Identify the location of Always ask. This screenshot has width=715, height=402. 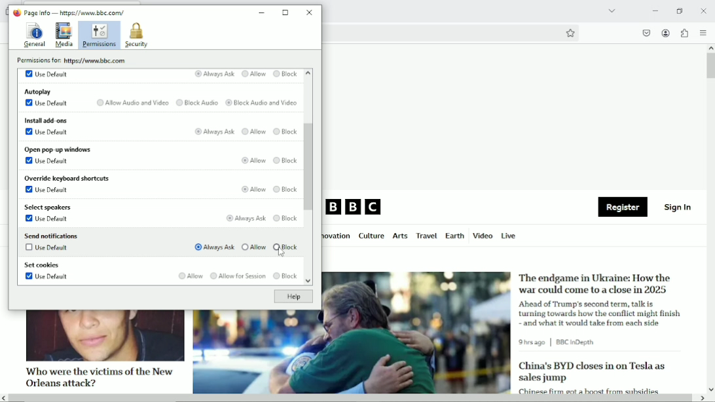
(244, 218).